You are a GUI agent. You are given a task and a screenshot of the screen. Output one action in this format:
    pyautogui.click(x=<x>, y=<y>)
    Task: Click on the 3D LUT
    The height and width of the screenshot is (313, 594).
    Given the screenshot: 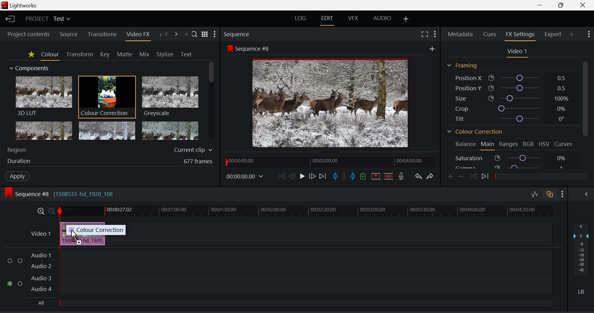 What is the action you would take?
    pyautogui.click(x=43, y=96)
    